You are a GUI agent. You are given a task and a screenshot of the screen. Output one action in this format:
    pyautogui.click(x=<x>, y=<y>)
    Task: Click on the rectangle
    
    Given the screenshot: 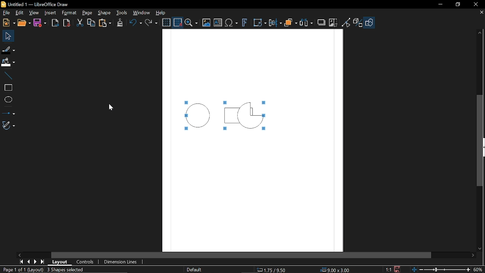 What is the action you would take?
    pyautogui.click(x=7, y=86)
    